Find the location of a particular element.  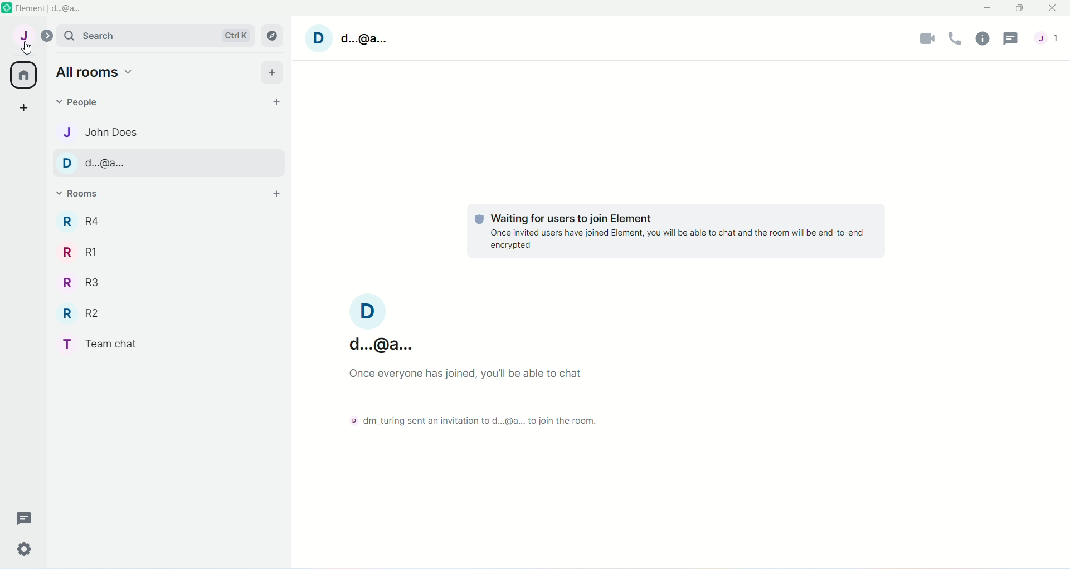

Expand is located at coordinates (48, 34).